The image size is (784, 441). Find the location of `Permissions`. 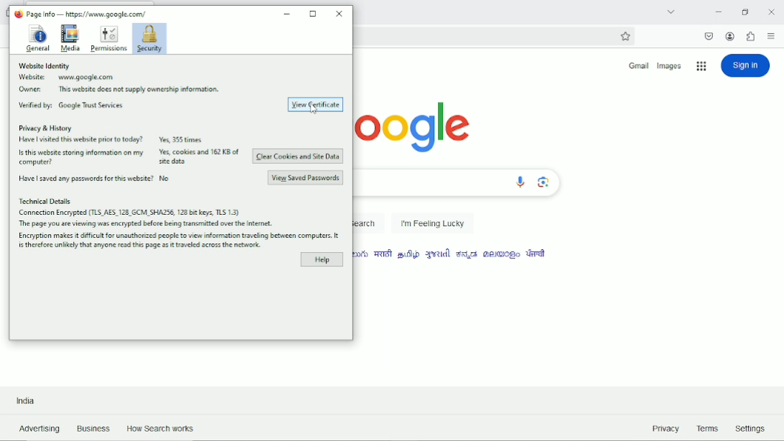

Permissions is located at coordinates (109, 39).